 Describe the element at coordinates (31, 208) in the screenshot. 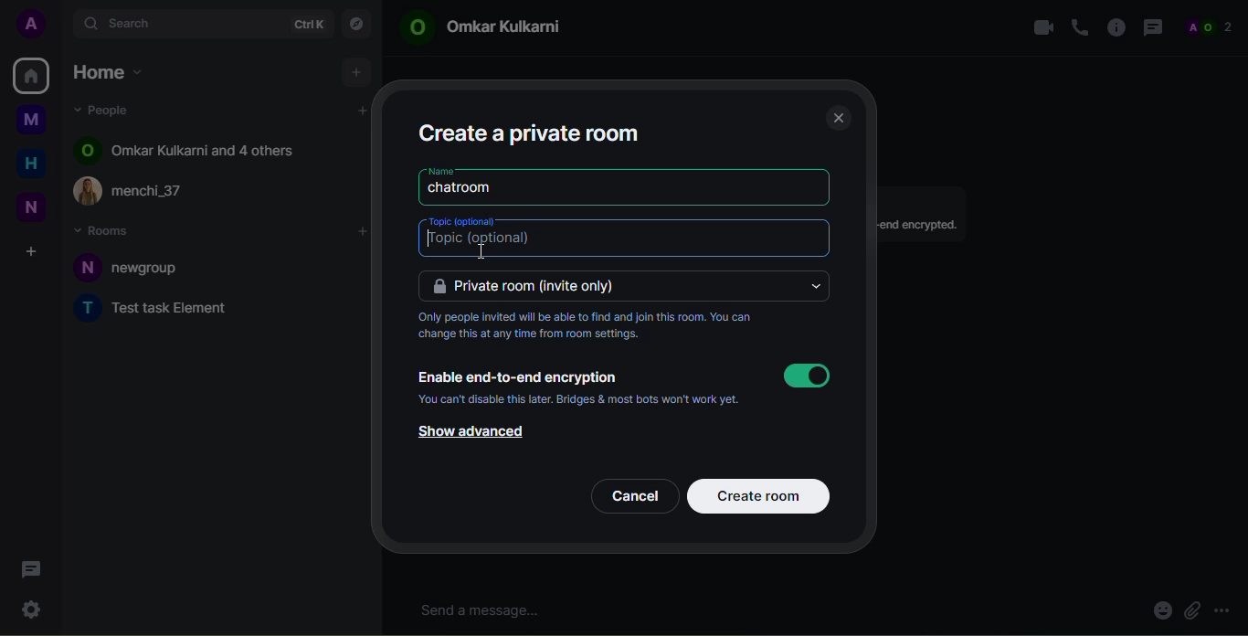

I see `new` at that location.